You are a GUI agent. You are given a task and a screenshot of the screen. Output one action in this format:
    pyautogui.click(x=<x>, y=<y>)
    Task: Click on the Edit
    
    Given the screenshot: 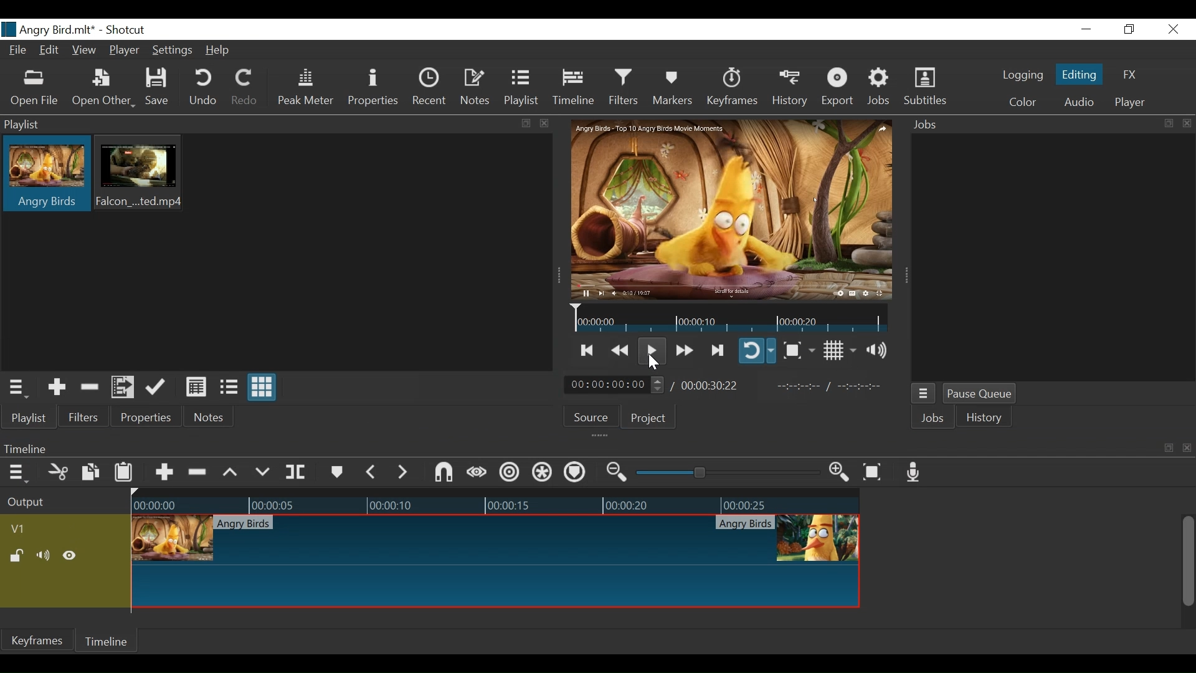 What is the action you would take?
    pyautogui.click(x=50, y=51)
    